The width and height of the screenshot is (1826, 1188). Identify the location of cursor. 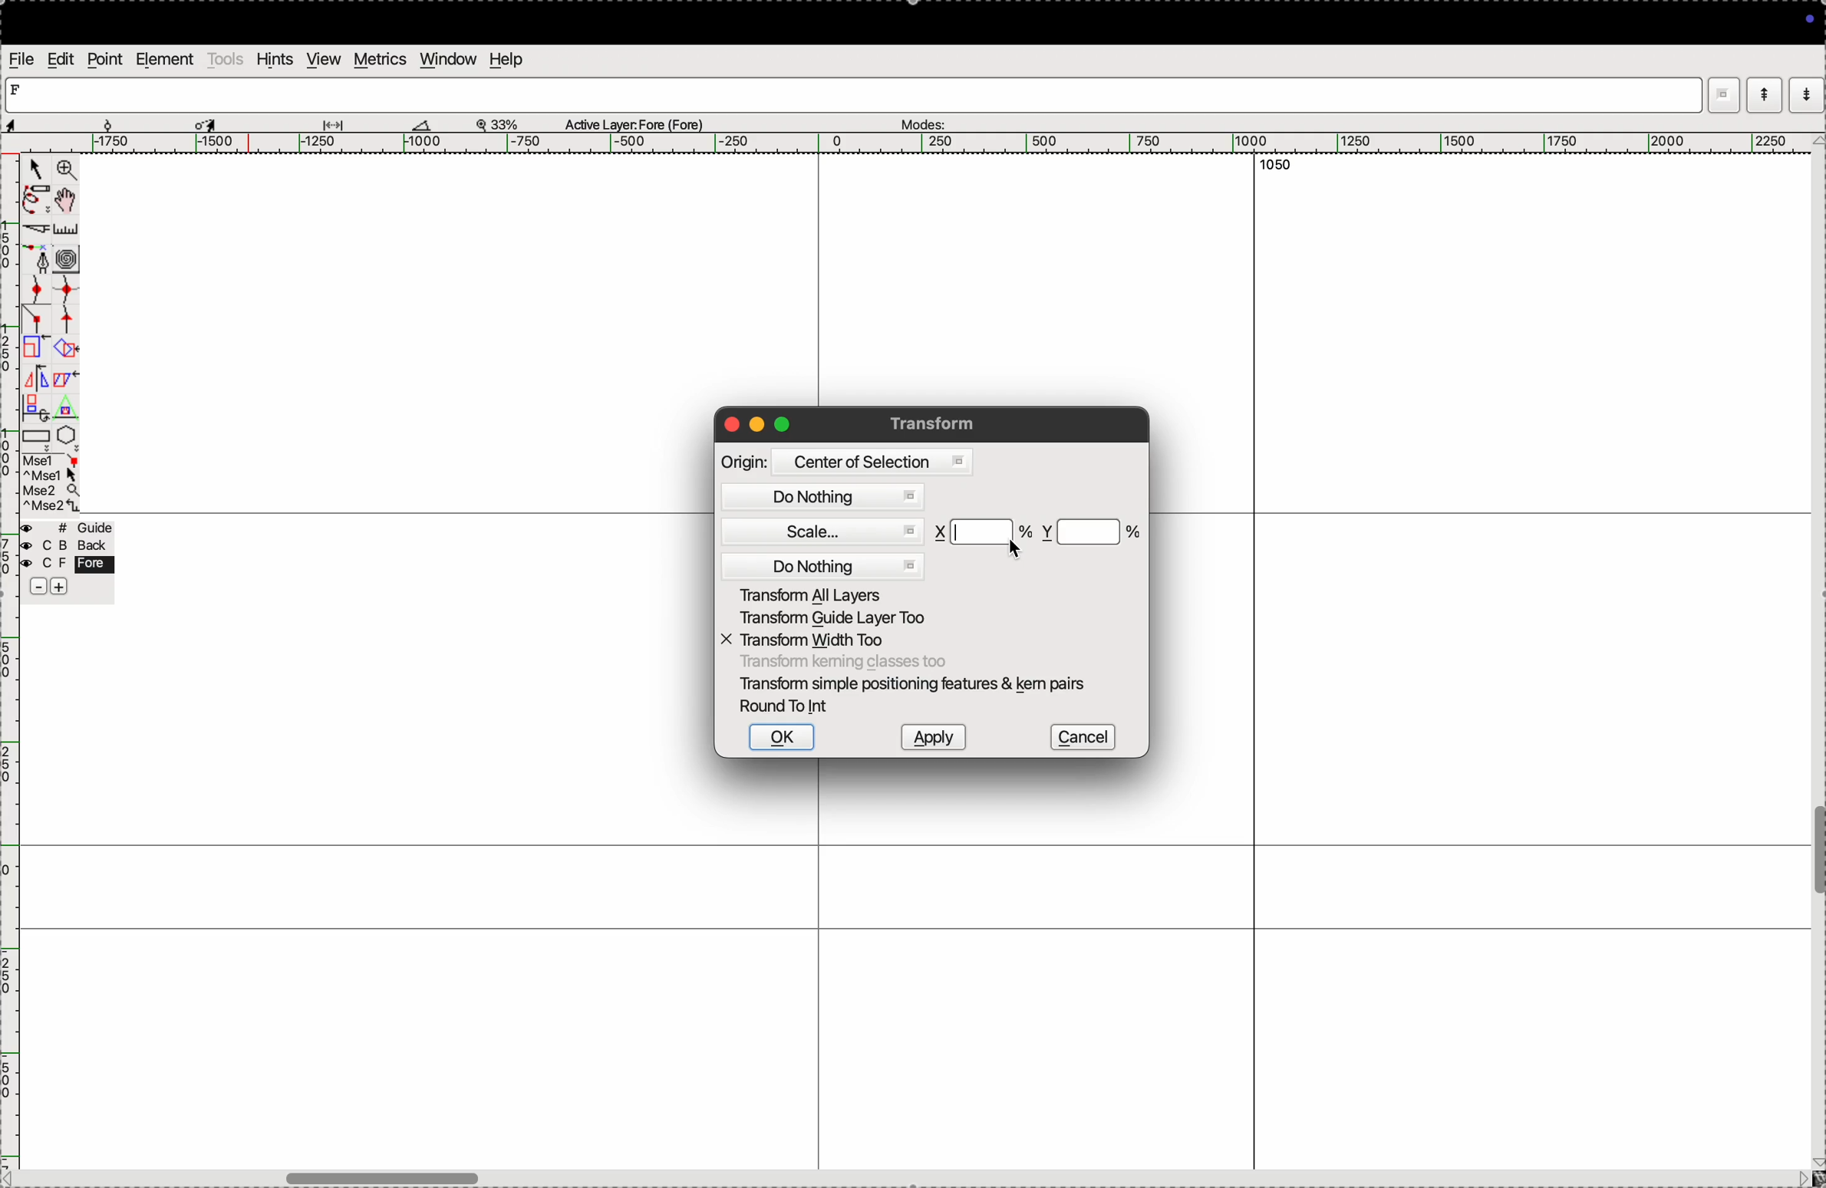
(1015, 550).